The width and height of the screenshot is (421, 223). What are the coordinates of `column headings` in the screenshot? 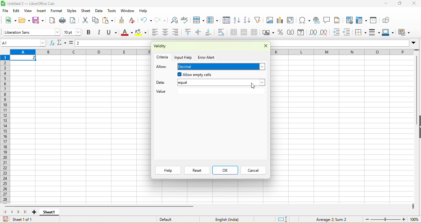 It's located at (80, 52).